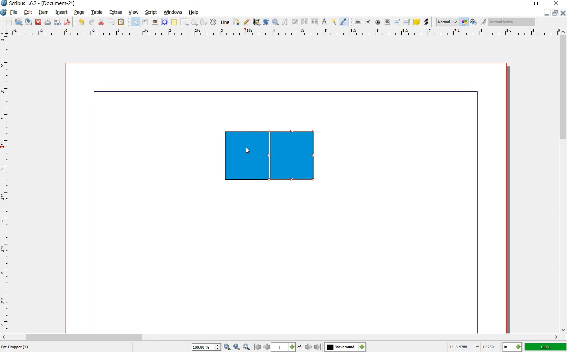 The width and height of the screenshot is (567, 352). I want to click on shape, so click(184, 22).